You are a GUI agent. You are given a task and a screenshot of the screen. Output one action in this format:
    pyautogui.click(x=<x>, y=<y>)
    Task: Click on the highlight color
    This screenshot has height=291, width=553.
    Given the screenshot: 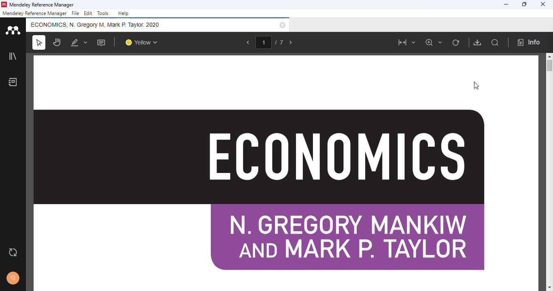 What is the action you would take?
    pyautogui.click(x=141, y=42)
    